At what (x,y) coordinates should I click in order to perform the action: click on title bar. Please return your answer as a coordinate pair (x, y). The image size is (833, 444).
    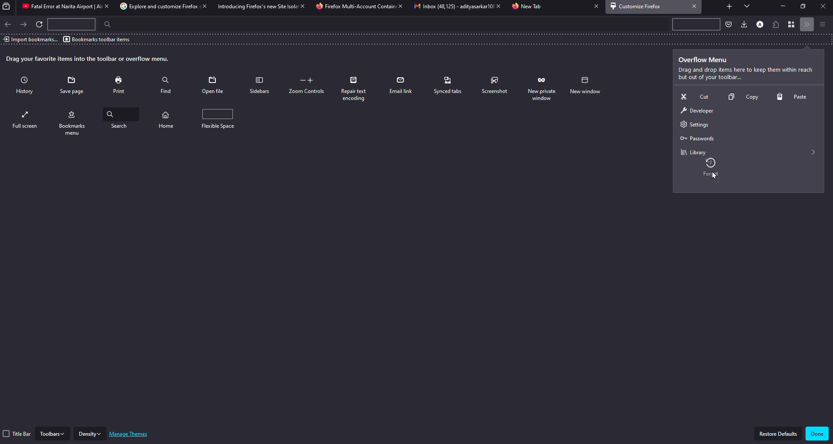
    Looking at the image, I should click on (18, 434).